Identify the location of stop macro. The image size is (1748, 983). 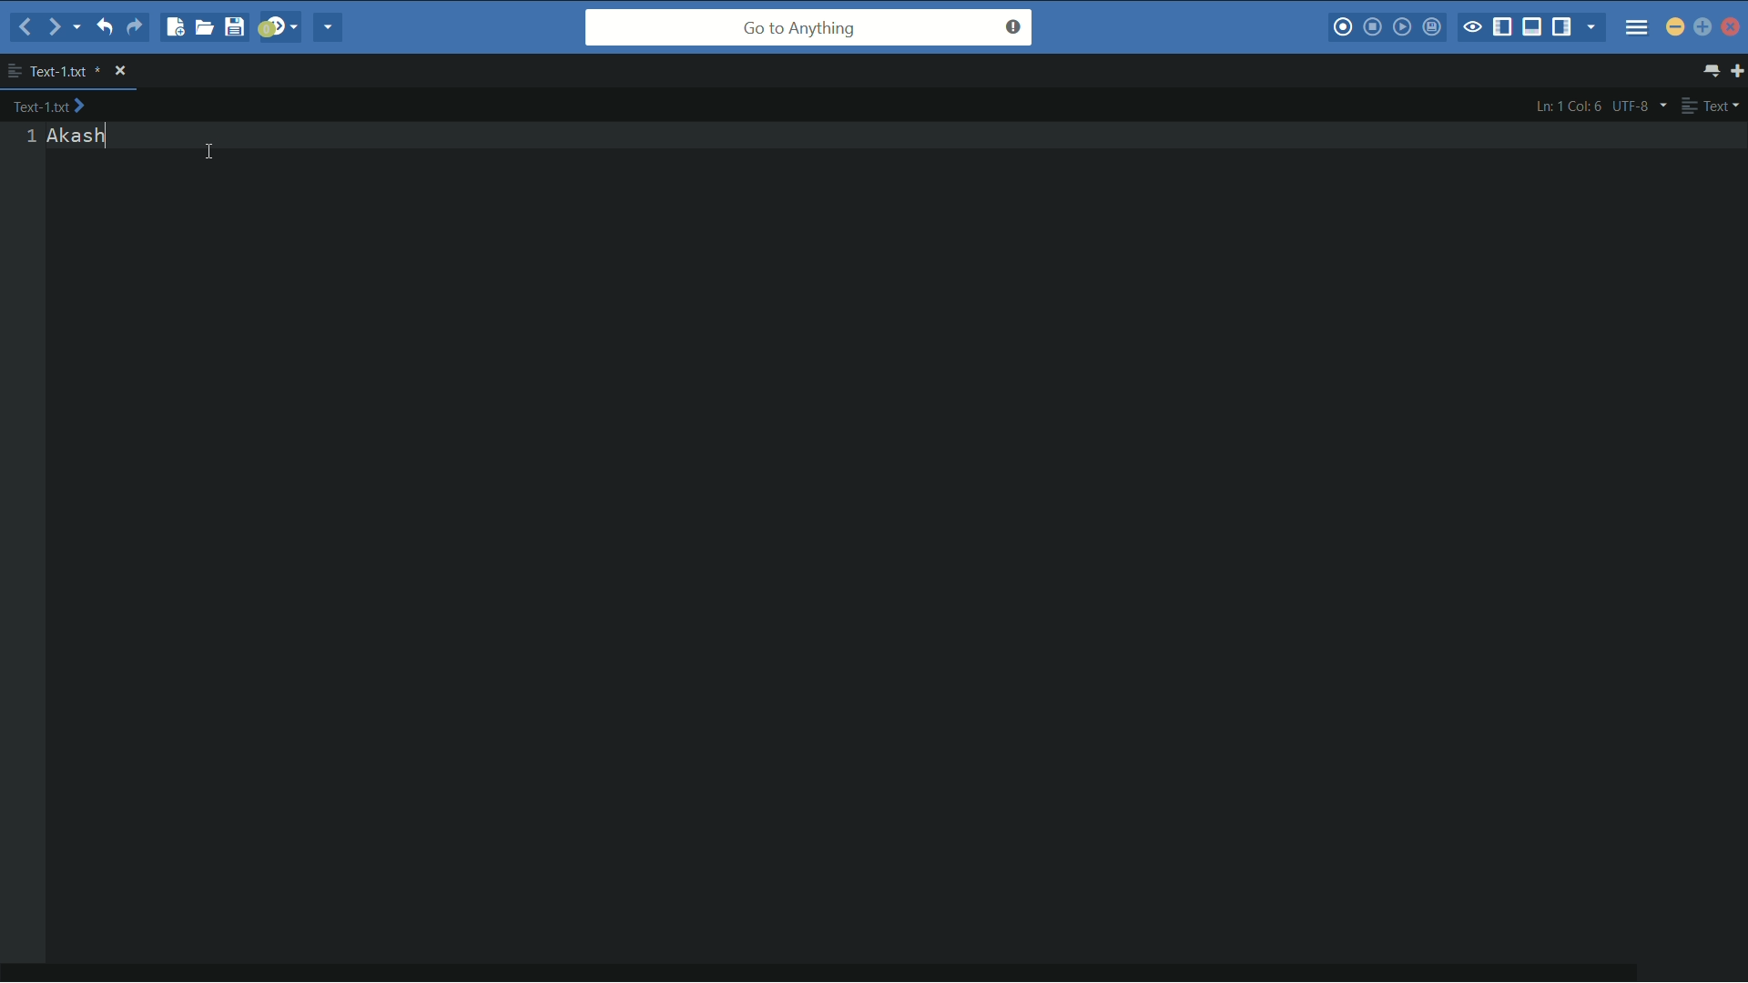
(1373, 26).